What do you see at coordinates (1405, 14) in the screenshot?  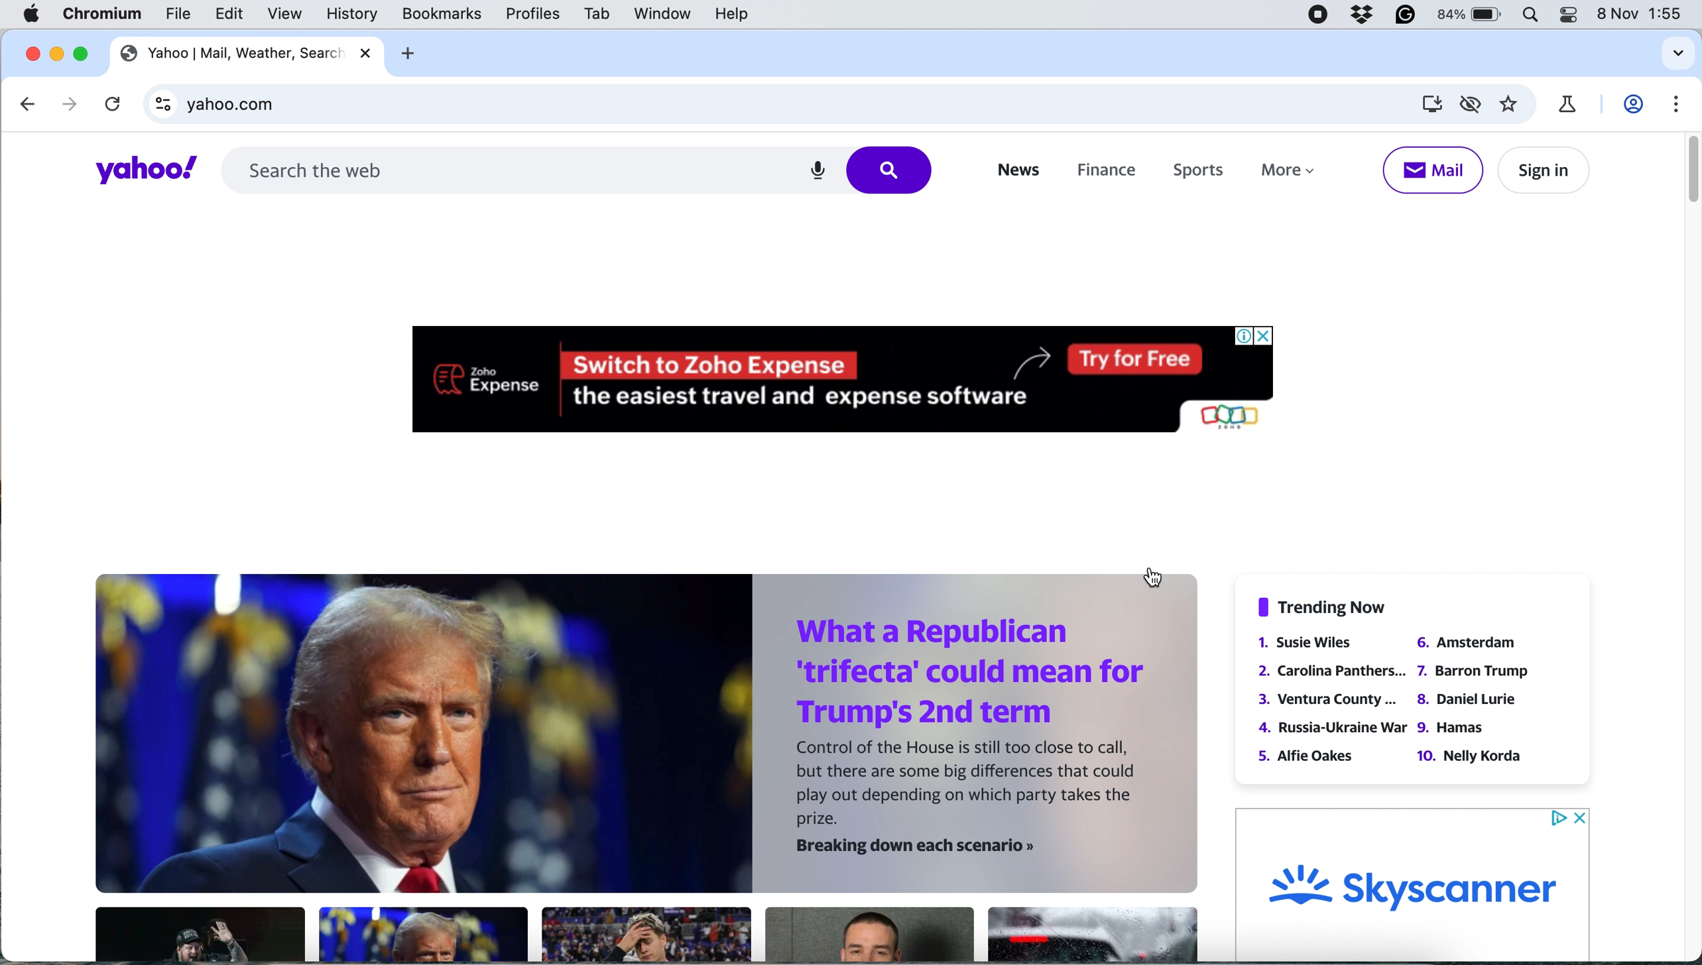 I see `grammarly` at bounding box center [1405, 14].